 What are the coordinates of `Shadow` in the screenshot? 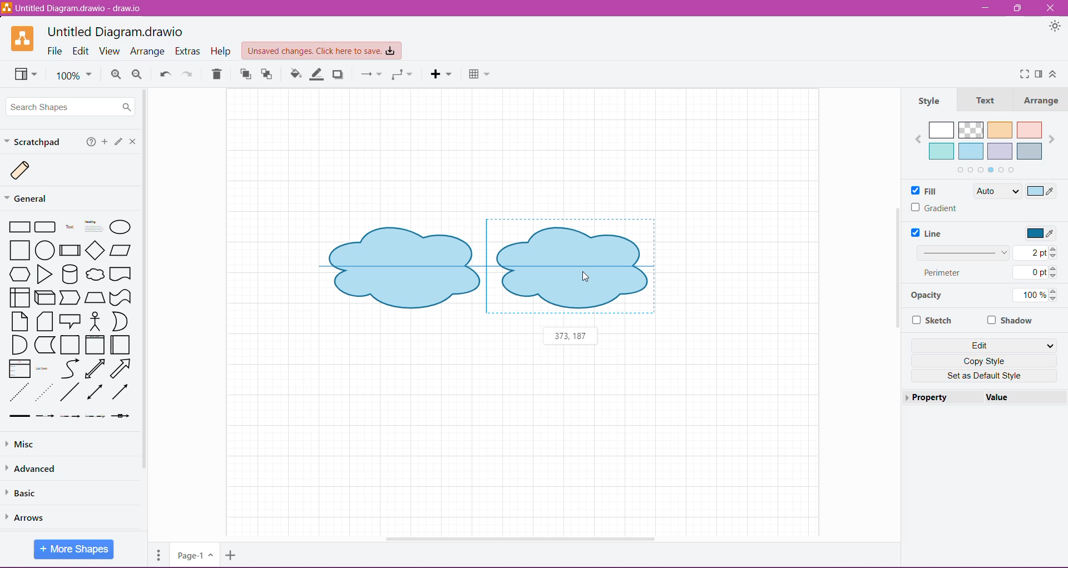 It's located at (1011, 321).